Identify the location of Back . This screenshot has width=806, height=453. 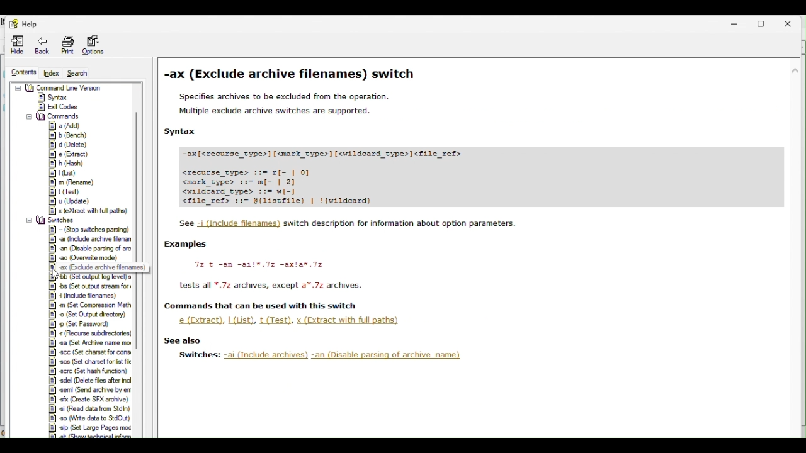
(42, 45).